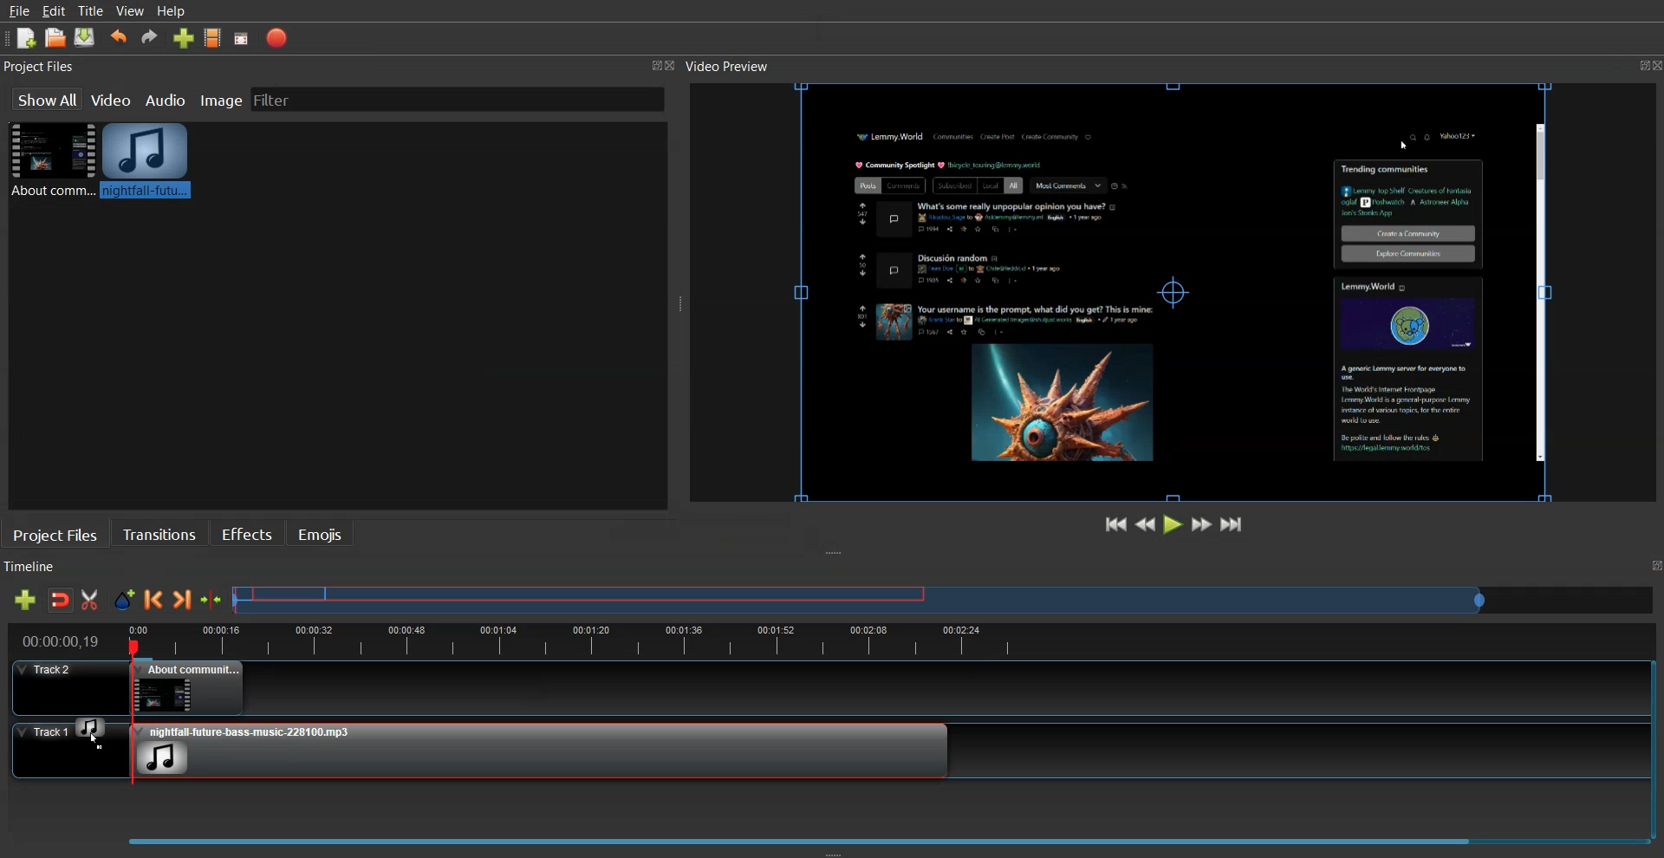 The image size is (1664, 858). I want to click on Maximize, so click(655, 64).